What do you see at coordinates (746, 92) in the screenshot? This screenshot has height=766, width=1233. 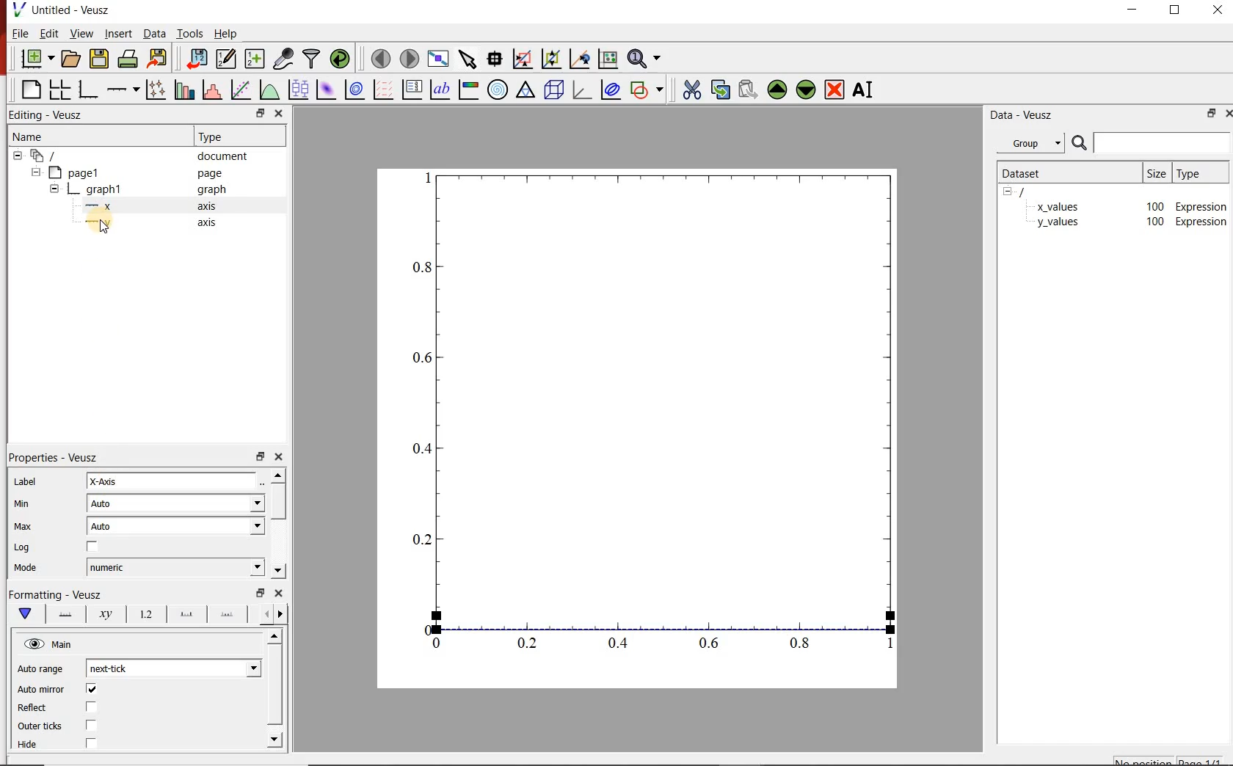 I see `paste the selected widget` at bounding box center [746, 92].